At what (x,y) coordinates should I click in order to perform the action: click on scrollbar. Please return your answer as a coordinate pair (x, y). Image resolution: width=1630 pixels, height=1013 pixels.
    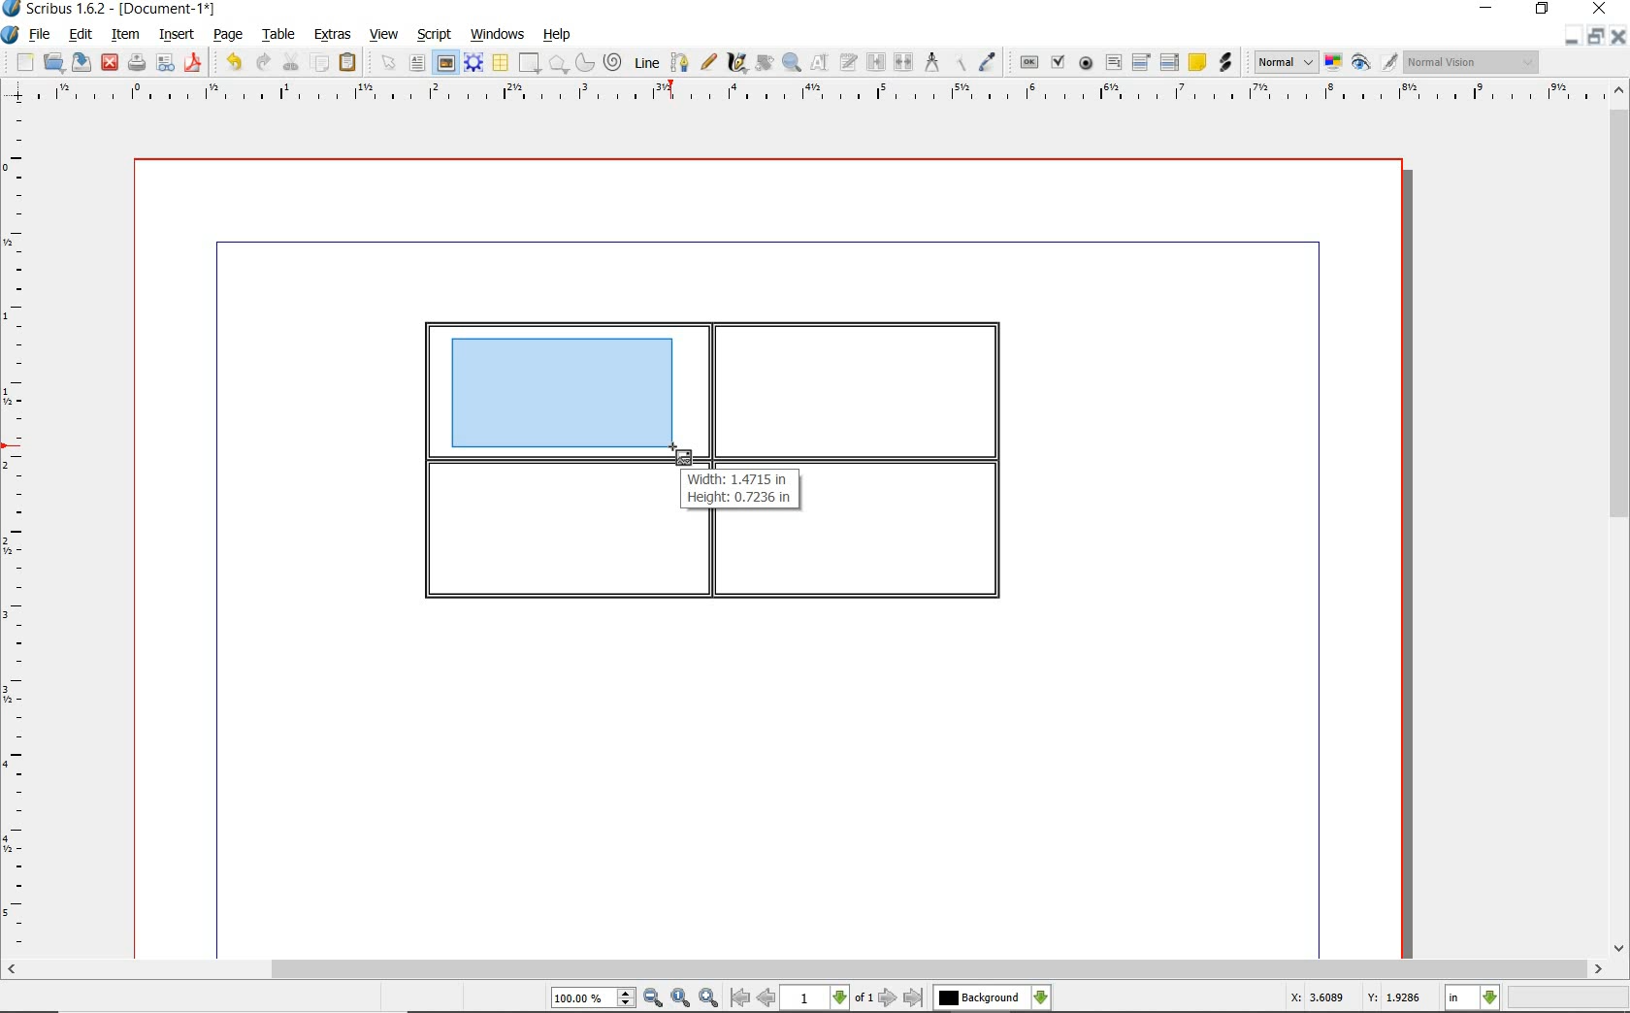
    Looking at the image, I should click on (1618, 521).